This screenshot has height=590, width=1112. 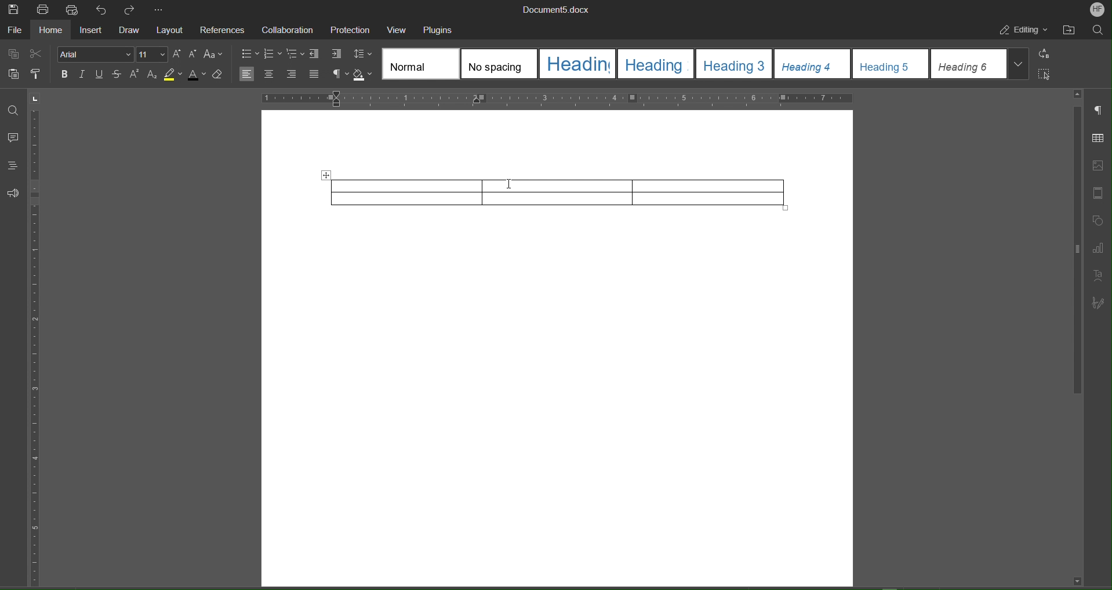 I want to click on Line Spacing, so click(x=363, y=54).